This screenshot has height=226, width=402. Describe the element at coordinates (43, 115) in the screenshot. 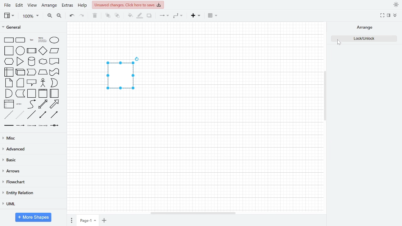

I see `bidirectional connector` at that location.